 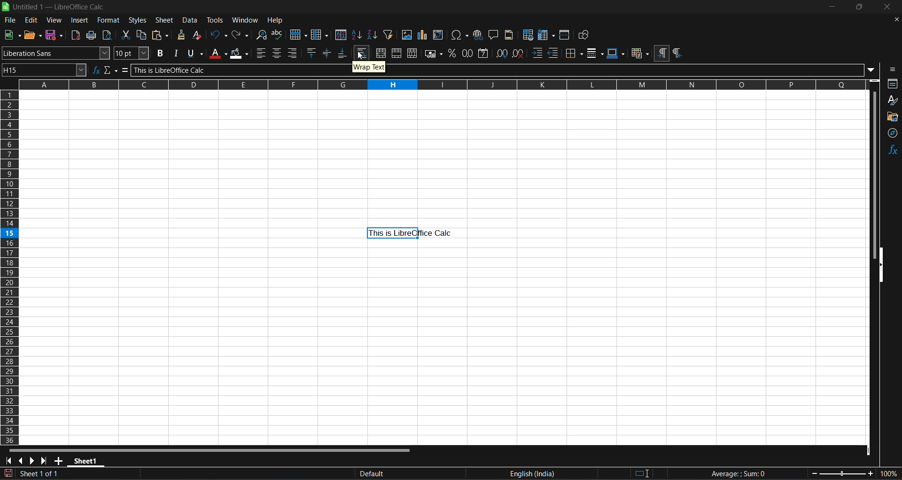 What do you see at coordinates (140, 20) in the screenshot?
I see `styles` at bounding box center [140, 20].